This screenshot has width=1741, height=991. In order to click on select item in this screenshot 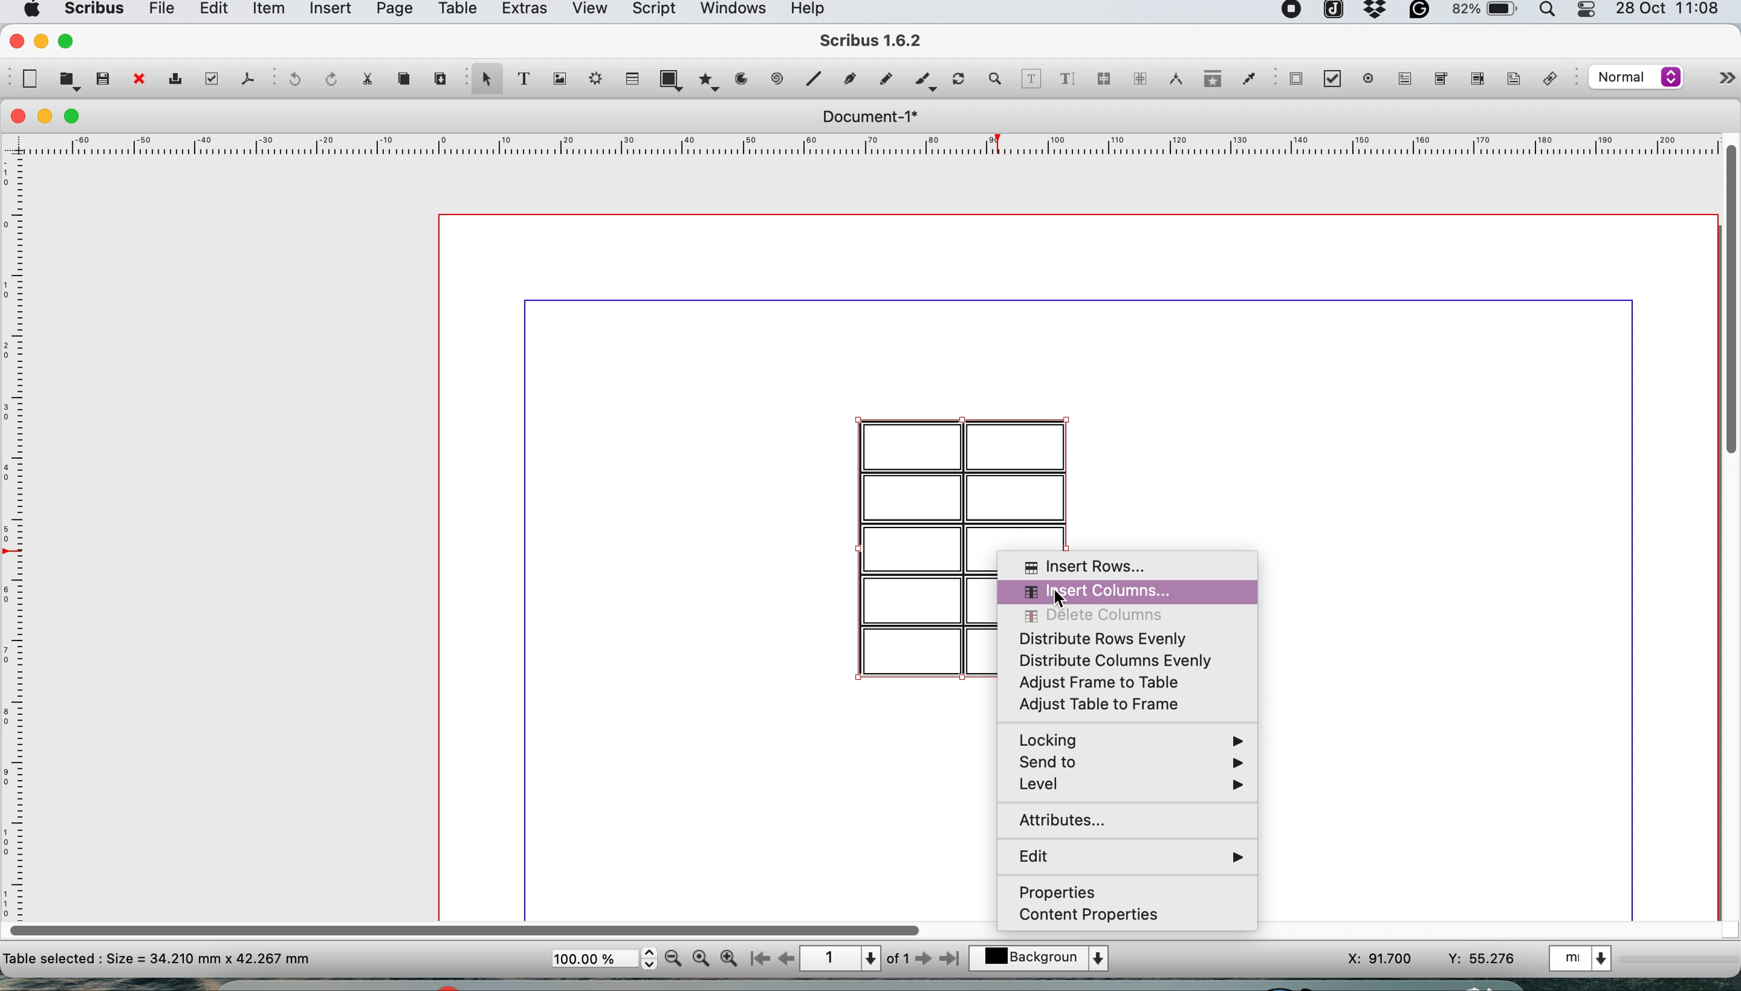, I will do `click(485, 80)`.